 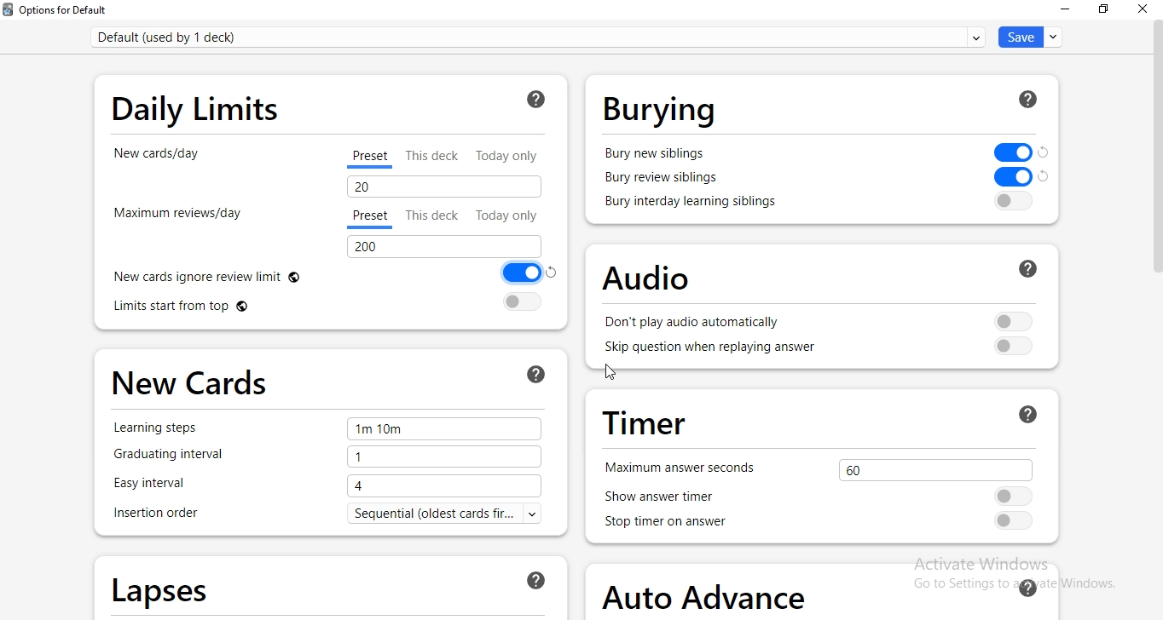 What do you see at coordinates (200, 107) in the screenshot?
I see `daily limits` at bounding box center [200, 107].